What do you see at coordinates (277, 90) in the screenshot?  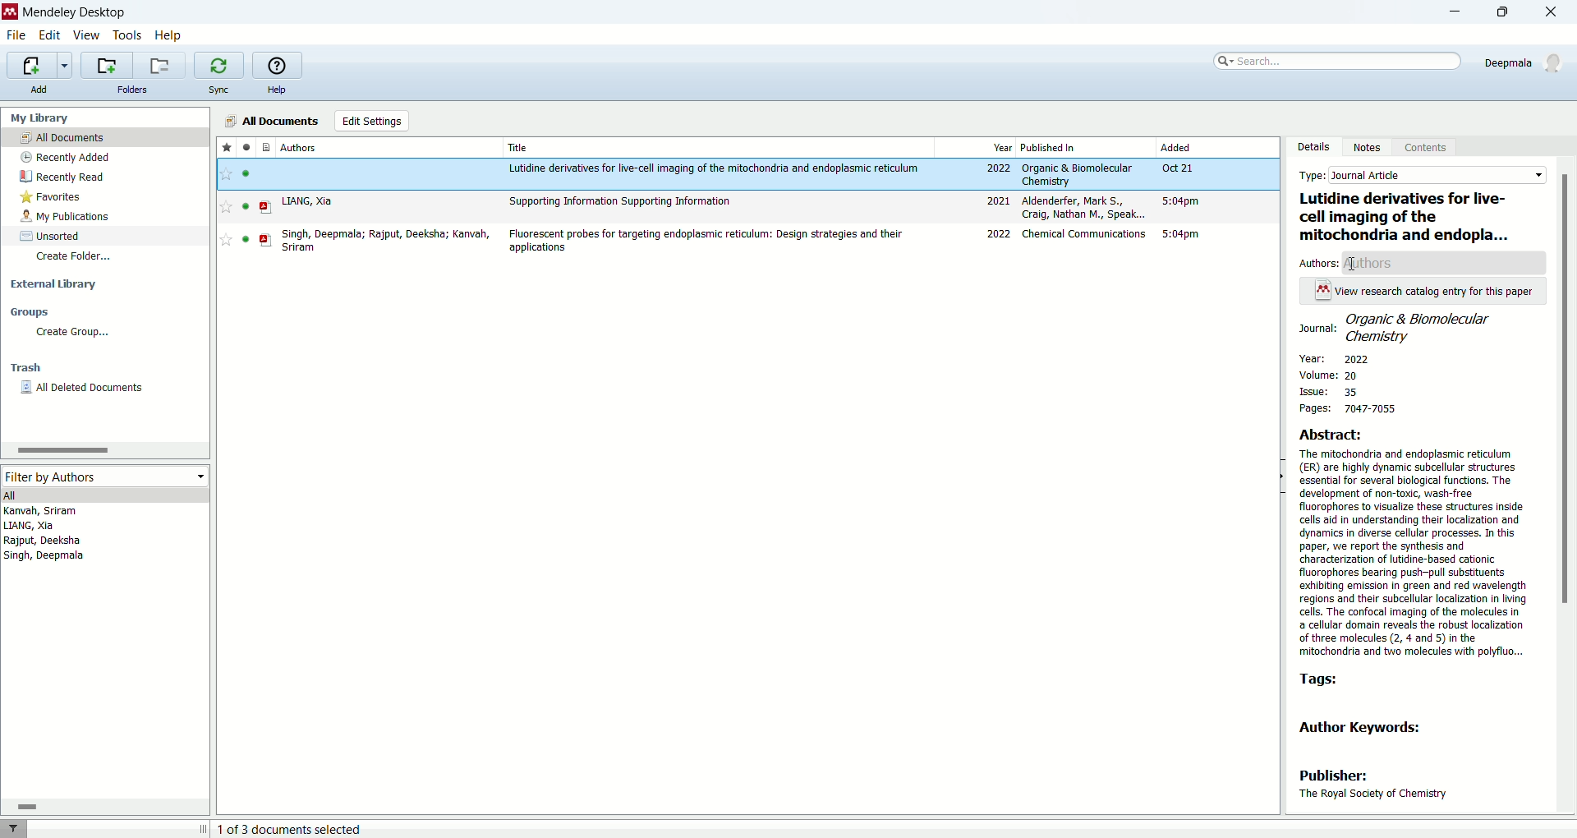 I see `help` at bounding box center [277, 90].